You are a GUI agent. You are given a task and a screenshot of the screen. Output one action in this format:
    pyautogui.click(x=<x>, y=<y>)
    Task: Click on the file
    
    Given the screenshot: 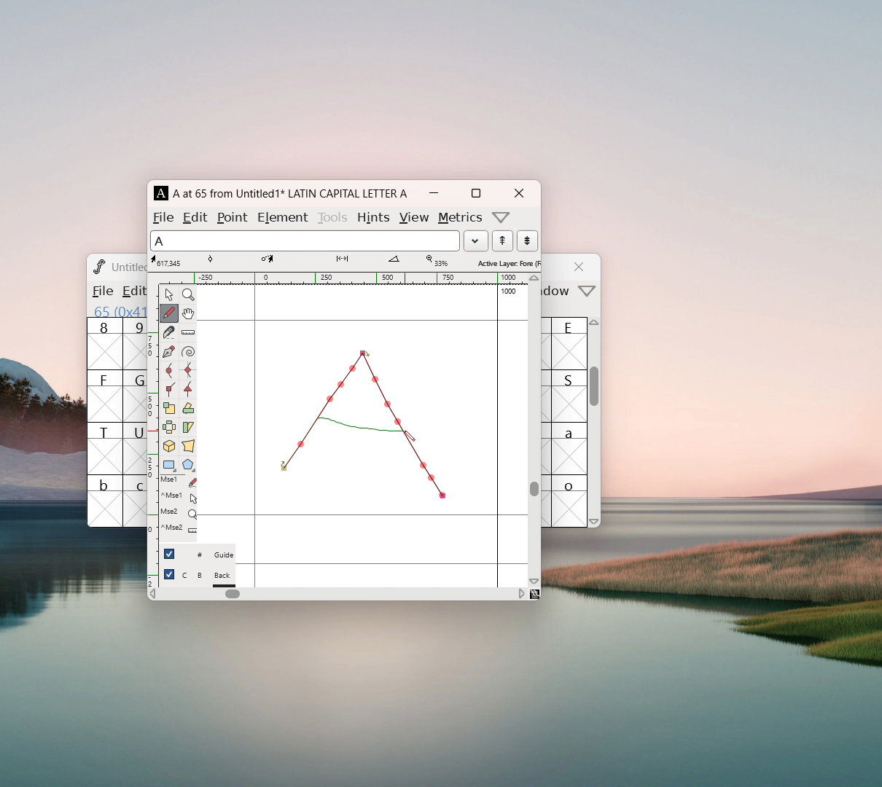 What is the action you would take?
    pyautogui.click(x=101, y=291)
    